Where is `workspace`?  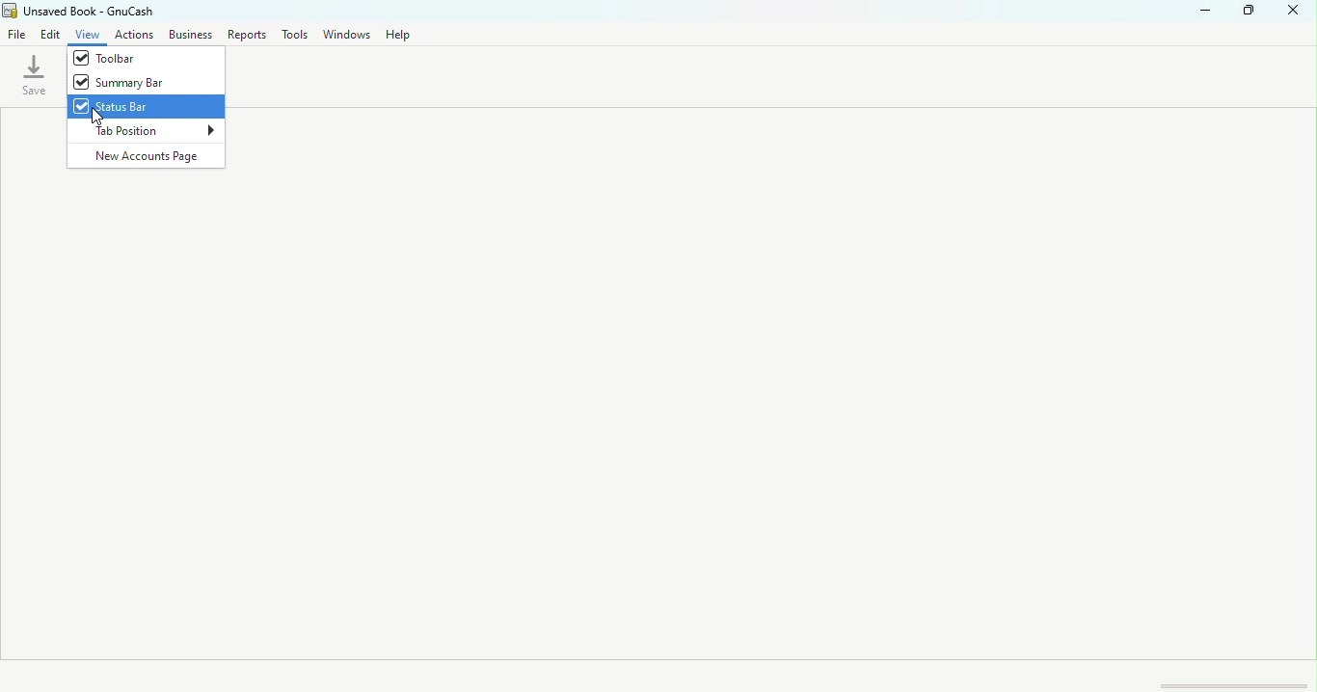
workspace is located at coordinates (655, 405).